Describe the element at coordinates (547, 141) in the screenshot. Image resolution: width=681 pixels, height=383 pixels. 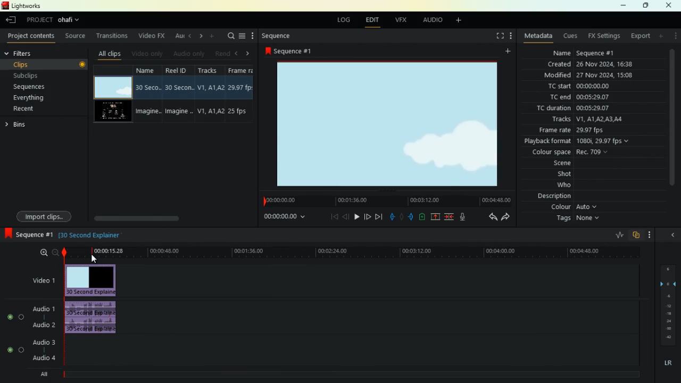
I see `playback format` at that location.